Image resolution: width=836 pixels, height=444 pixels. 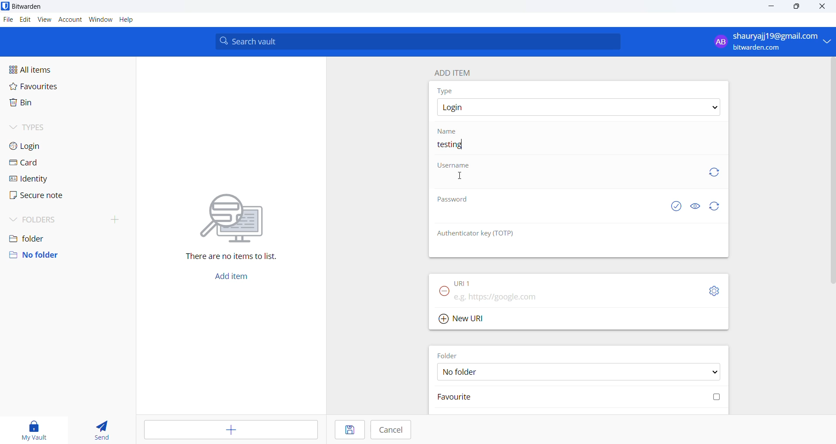 What do you see at coordinates (48, 128) in the screenshot?
I see `types` at bounding box center [48, 128].